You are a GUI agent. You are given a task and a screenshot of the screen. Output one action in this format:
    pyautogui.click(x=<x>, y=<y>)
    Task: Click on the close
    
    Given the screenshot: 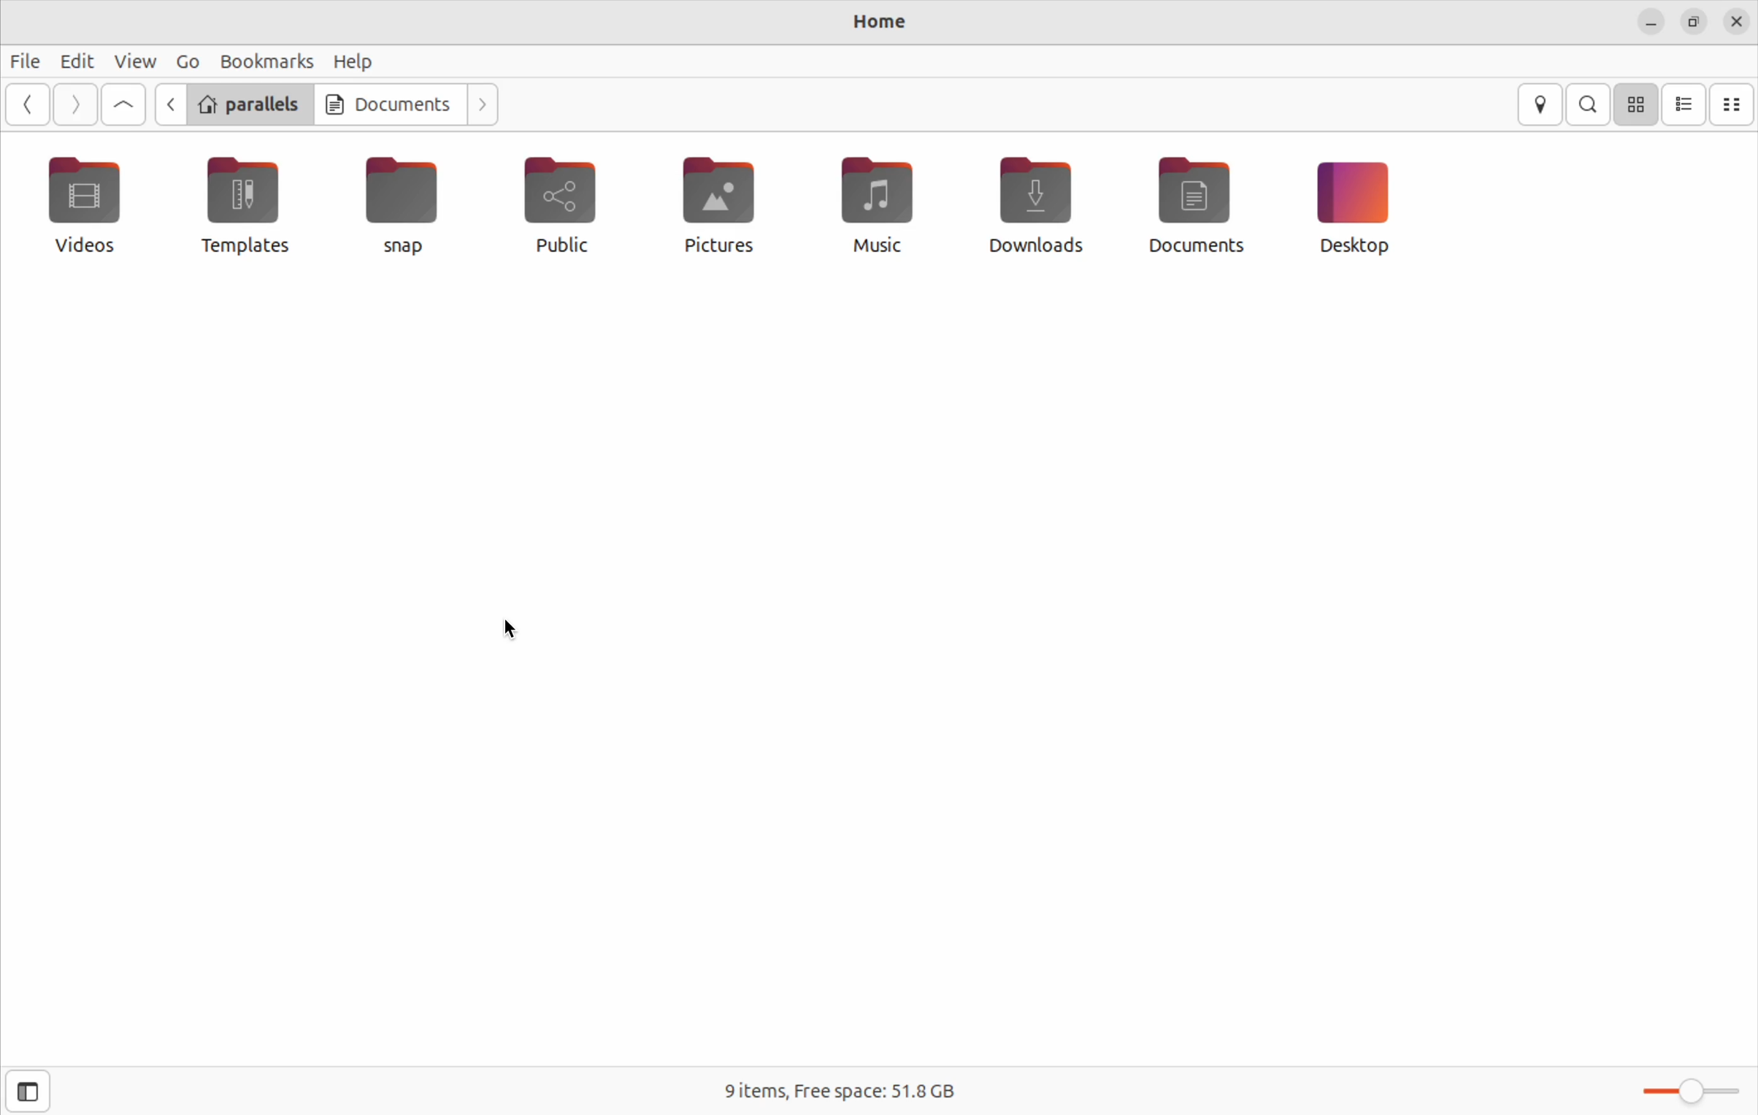 What is the action you would take?
    pyautogui.click(x=1737, y=21)
    